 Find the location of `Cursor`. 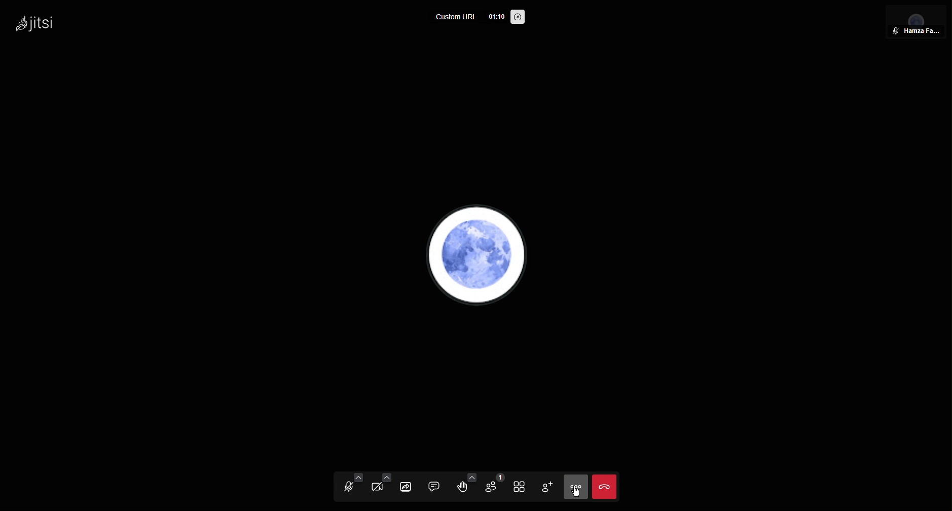

Cursor is located at coordinates (576, 492).